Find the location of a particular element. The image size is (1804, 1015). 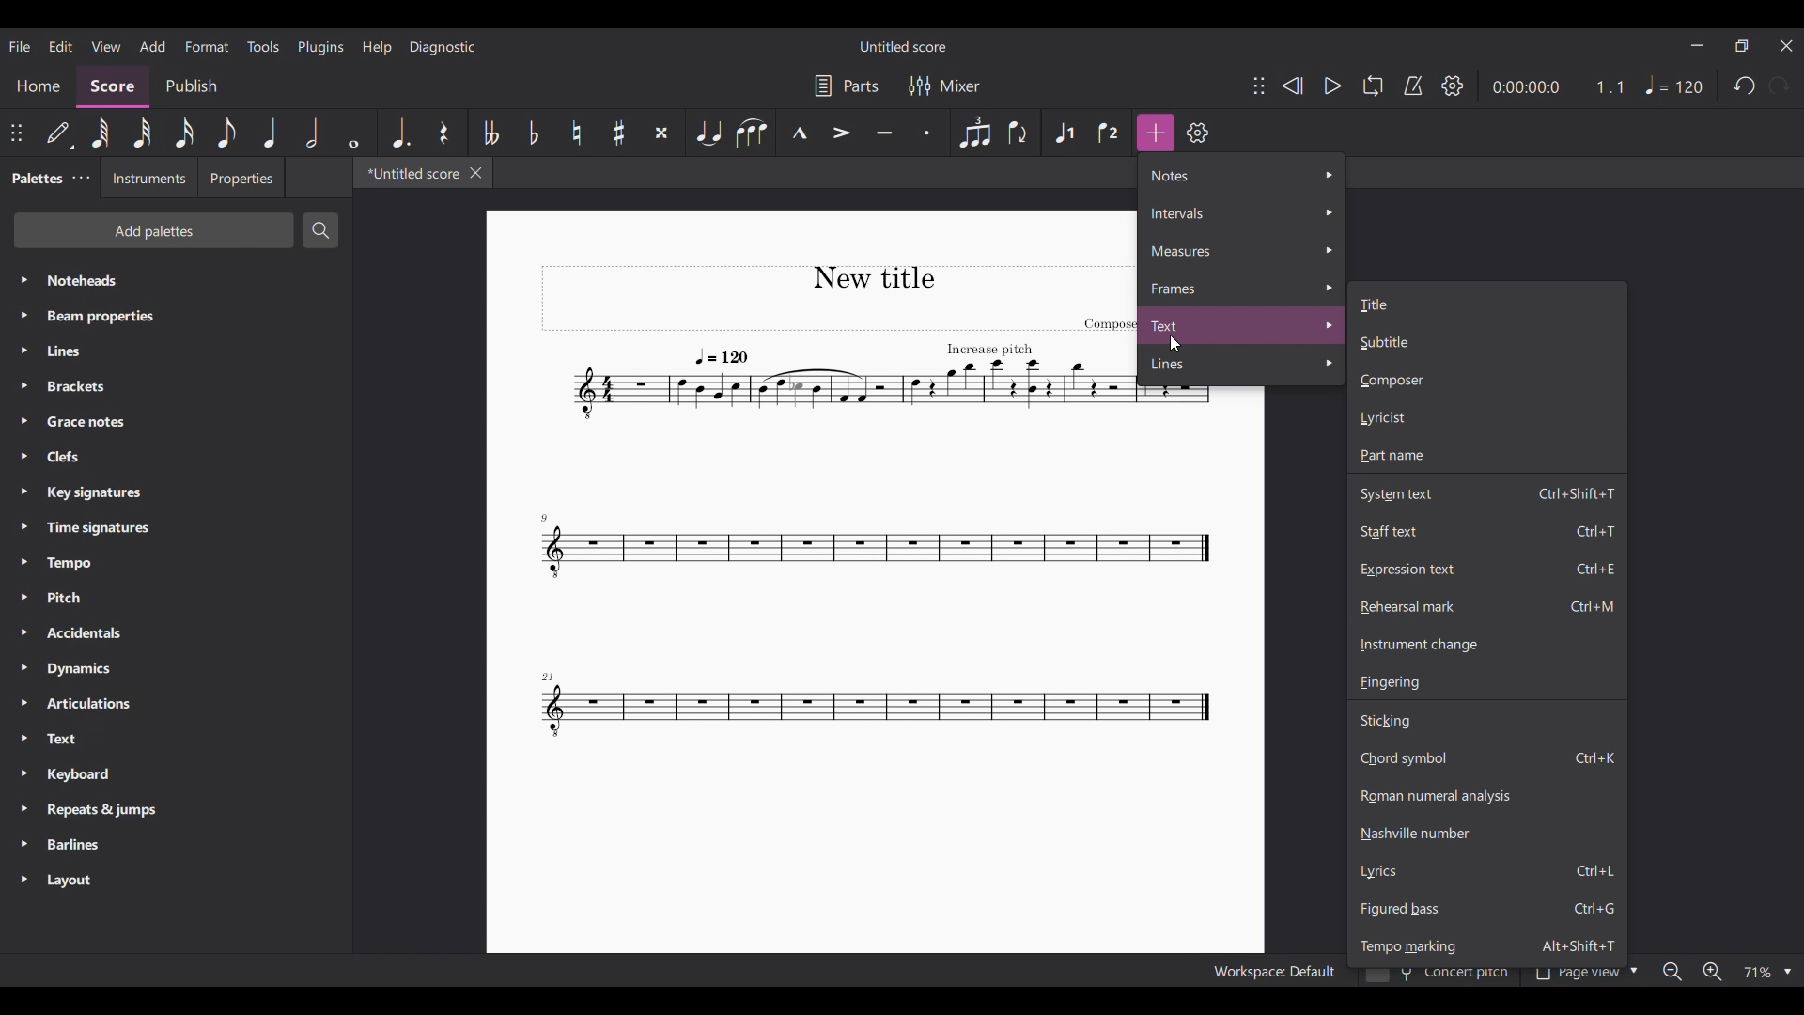

Tenuto is located at coordinates (884, 133).